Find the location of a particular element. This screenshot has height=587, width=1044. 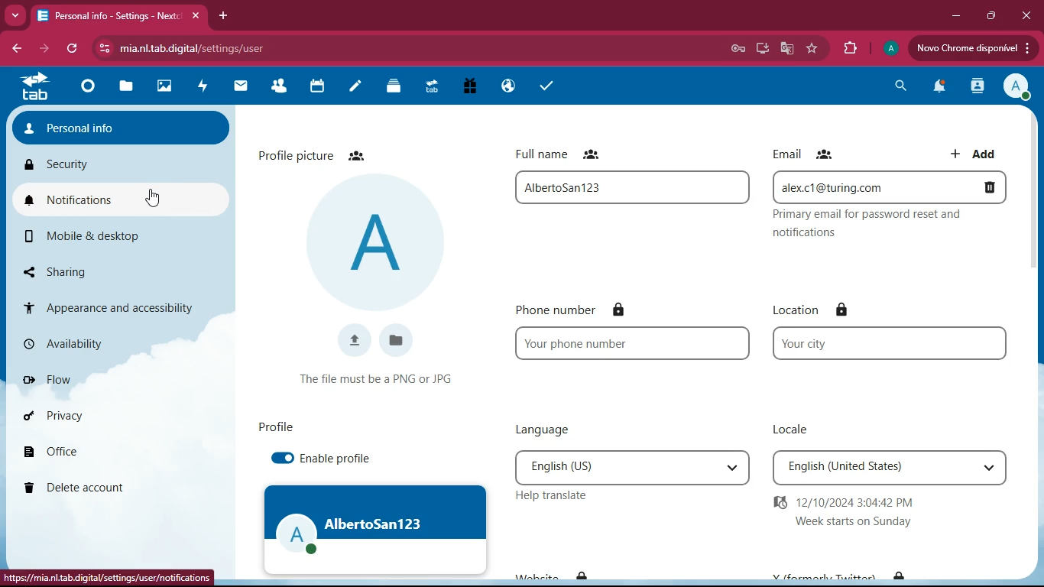

office is located at coordinates (91, 451).